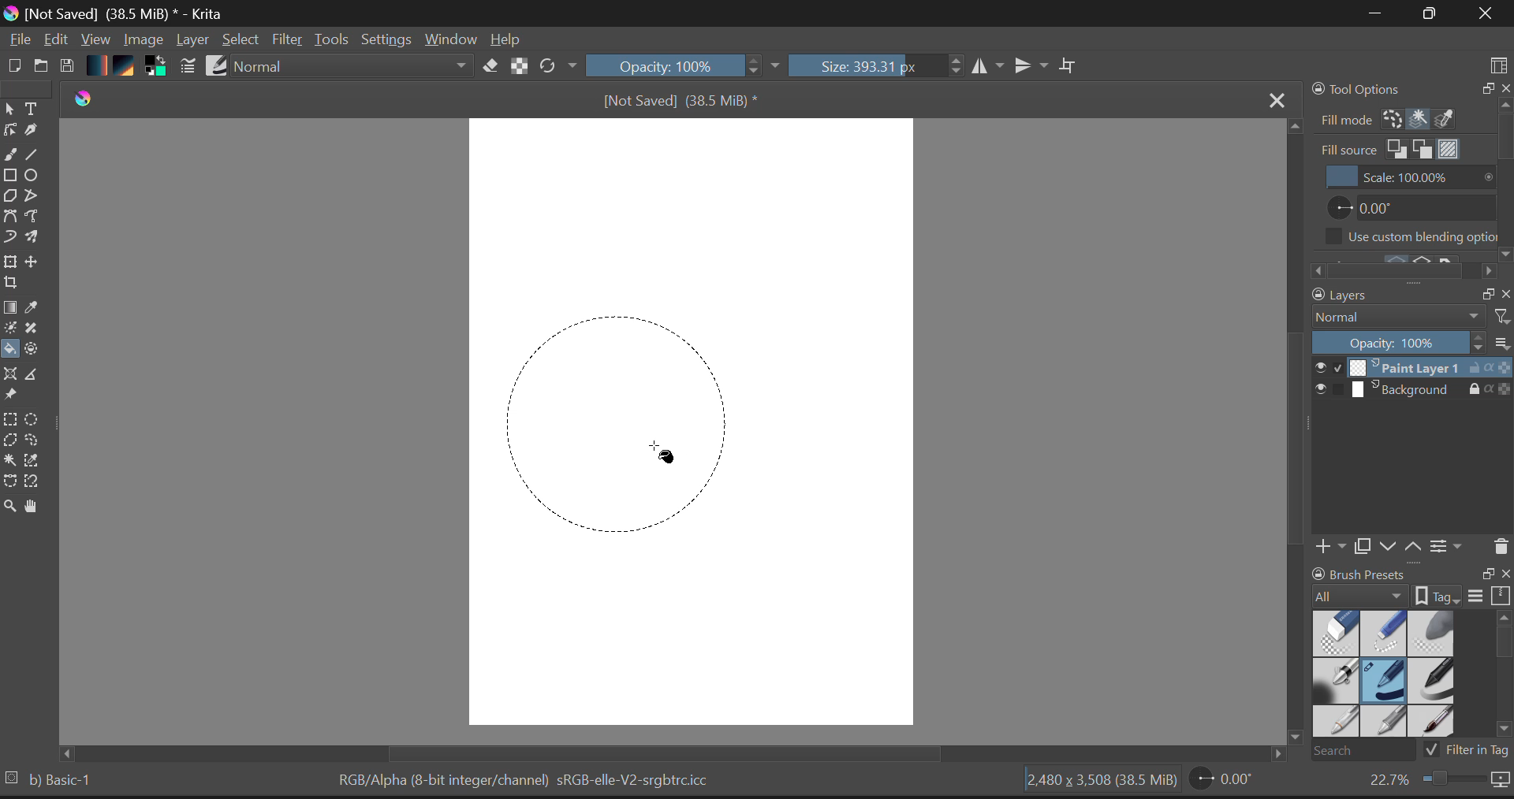 The height and width of the screenshot is (799, 1514). Describe the element at coordinates (1405, 423) in the screenshot. I see `Layers Docker` at that location.